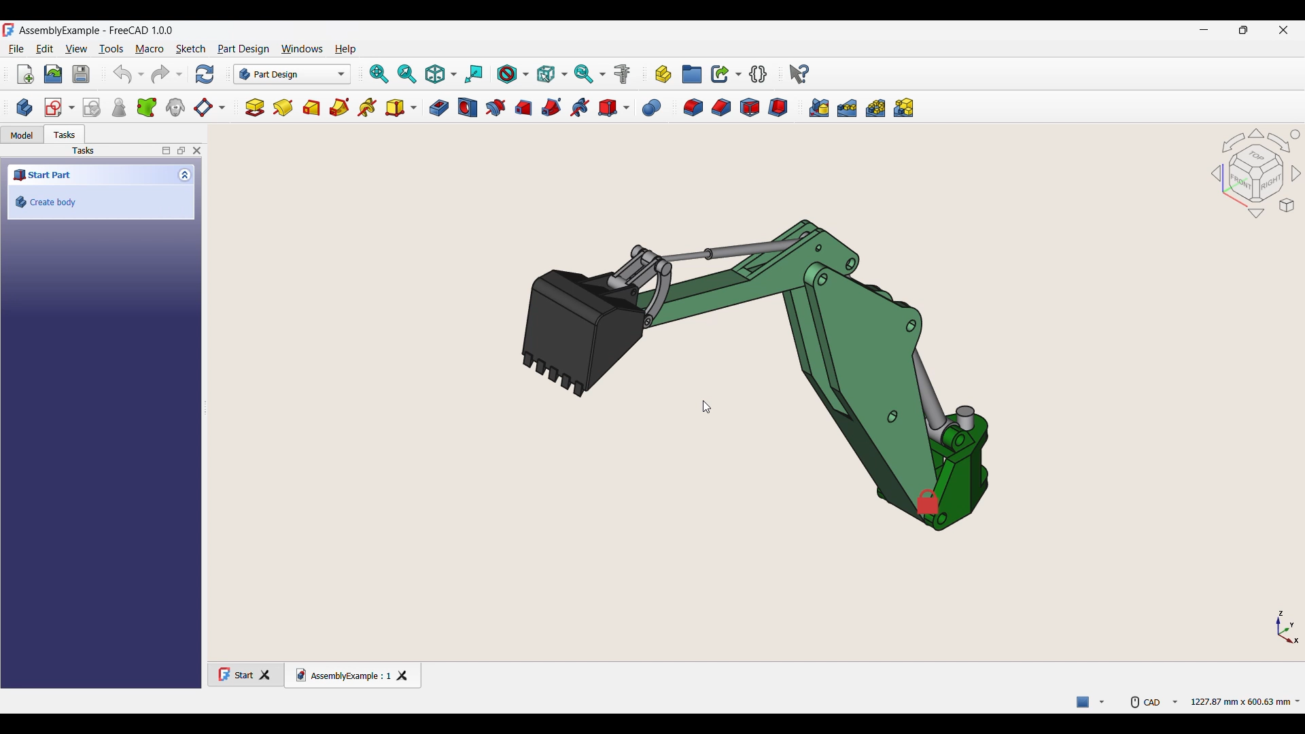 This screenshot has height=734, width=1305. What do you see at coordinates (1092, 701) in the screenshot?
I see `Type, Notifier, Message details` at bounding box center [1092, 701].